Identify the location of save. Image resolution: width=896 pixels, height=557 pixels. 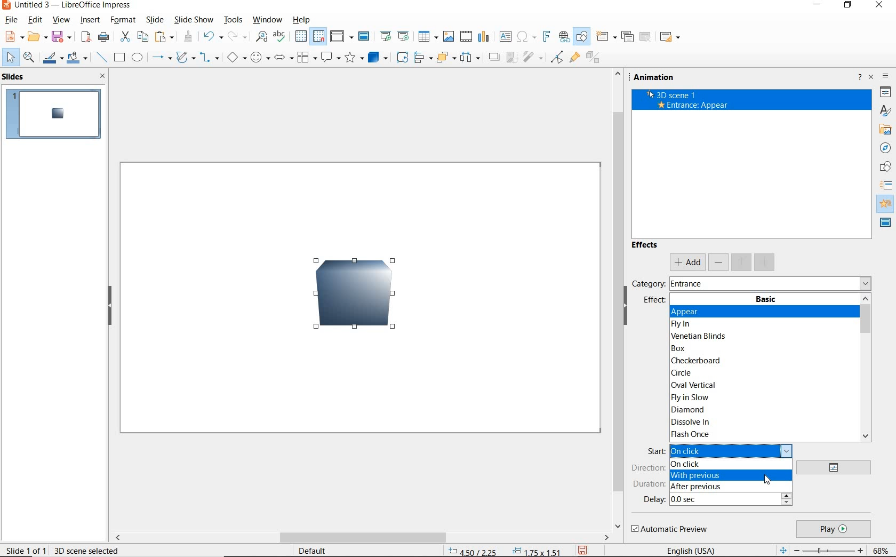
(582, 550).